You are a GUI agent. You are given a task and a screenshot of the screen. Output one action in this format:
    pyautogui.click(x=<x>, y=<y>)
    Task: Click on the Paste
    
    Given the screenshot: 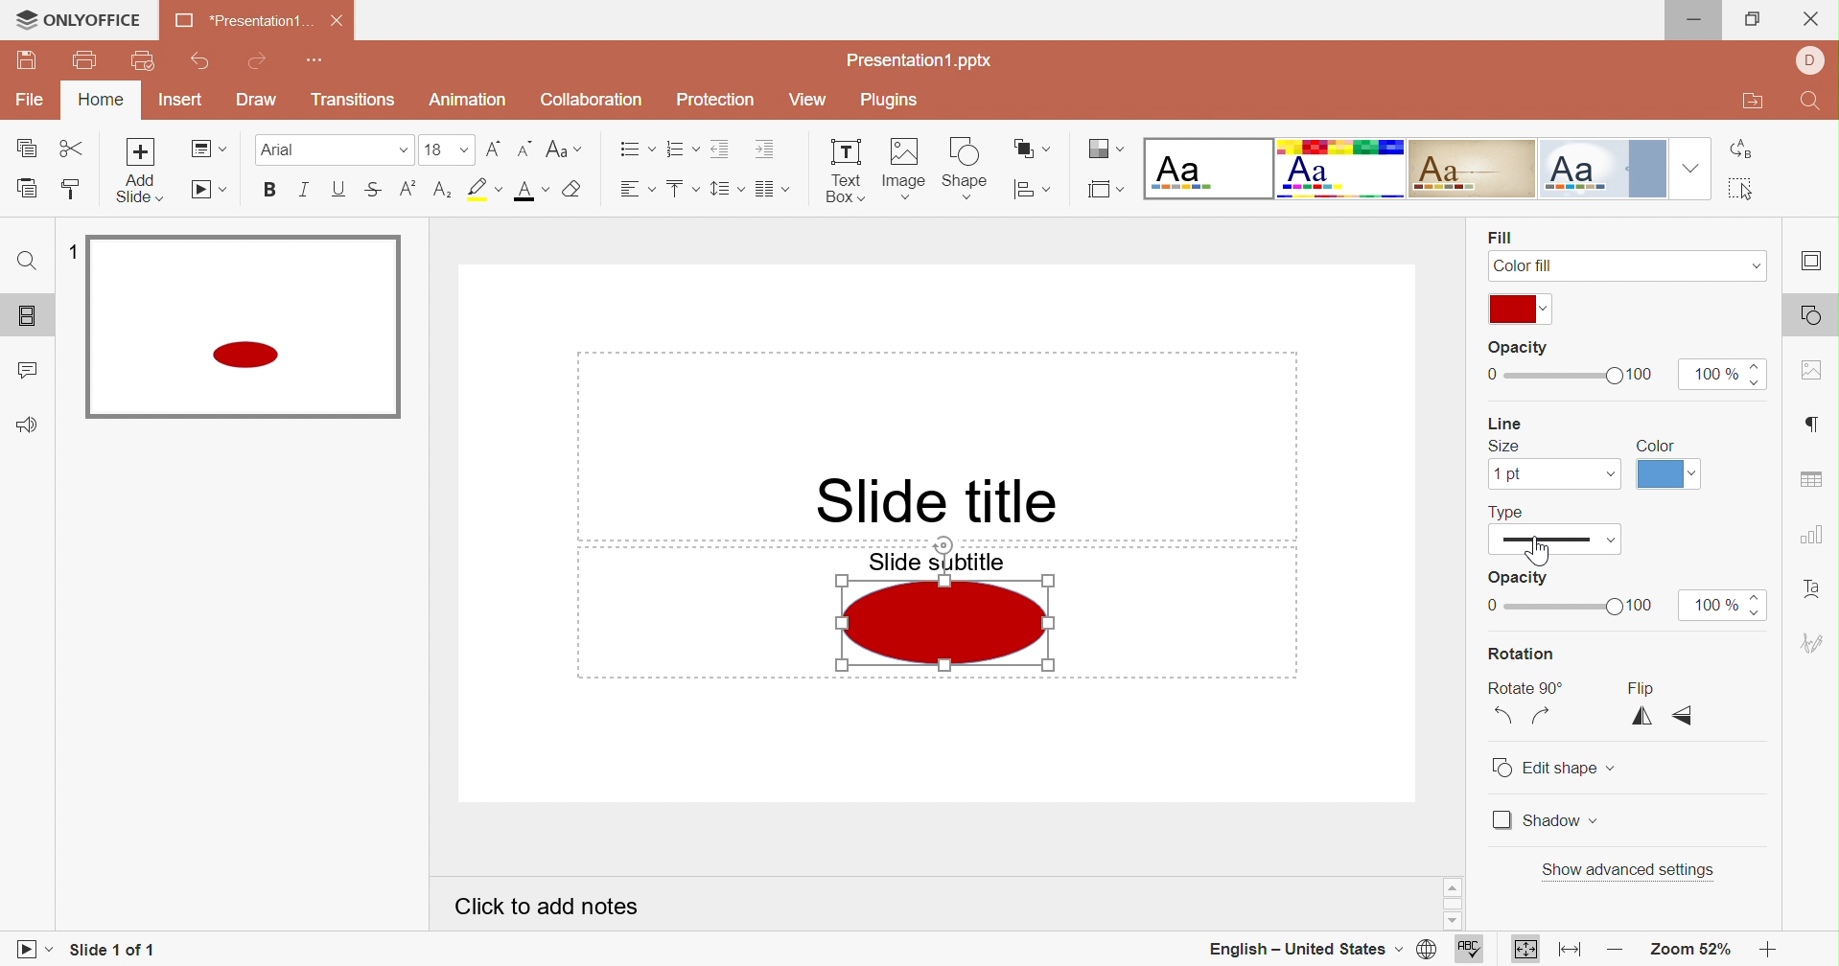 What is the action you would take?
    pyautogui.click(x=32, y=190)
    